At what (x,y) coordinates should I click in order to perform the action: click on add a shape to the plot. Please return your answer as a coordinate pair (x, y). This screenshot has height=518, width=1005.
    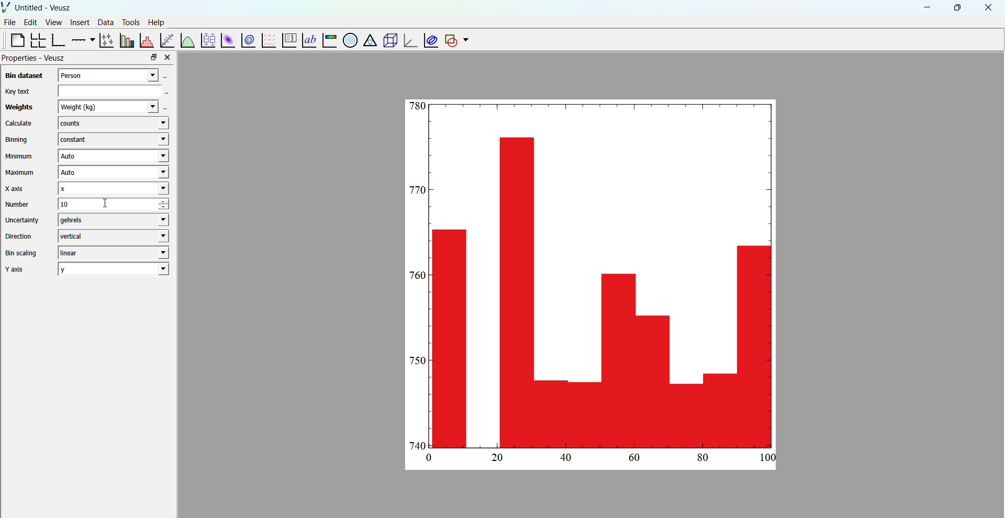
    Looking at the image, I should click on (450, 40).